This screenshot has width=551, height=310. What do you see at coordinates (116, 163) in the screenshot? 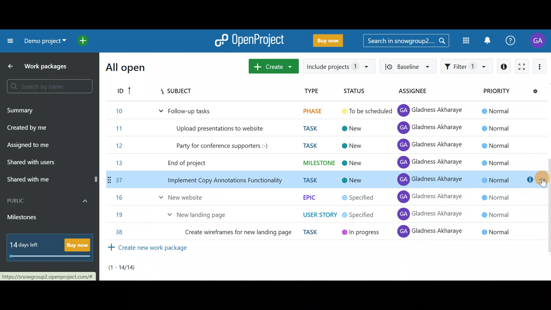
I see `13` at bounding box center [116, 163].